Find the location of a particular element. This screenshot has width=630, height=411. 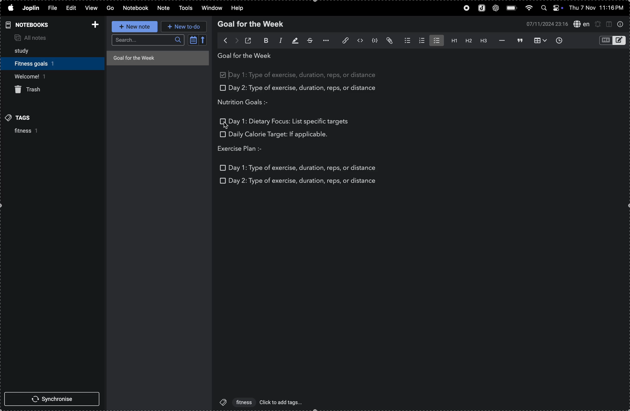

info is located at coordinates (622, 25).